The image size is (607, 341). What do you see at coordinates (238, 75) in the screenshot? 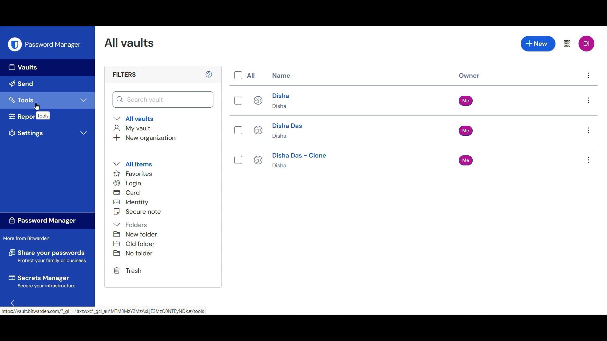
I see `Toggle on/off for All` at bounding box center [238, 75].